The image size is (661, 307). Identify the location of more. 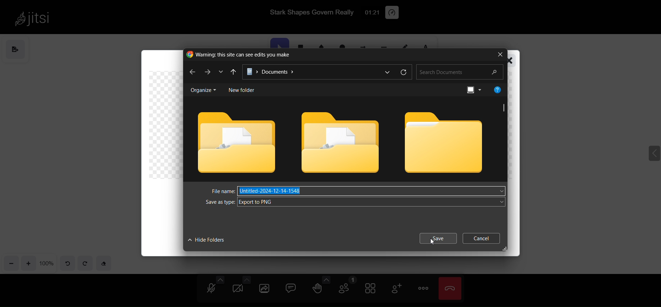
(423, 287).